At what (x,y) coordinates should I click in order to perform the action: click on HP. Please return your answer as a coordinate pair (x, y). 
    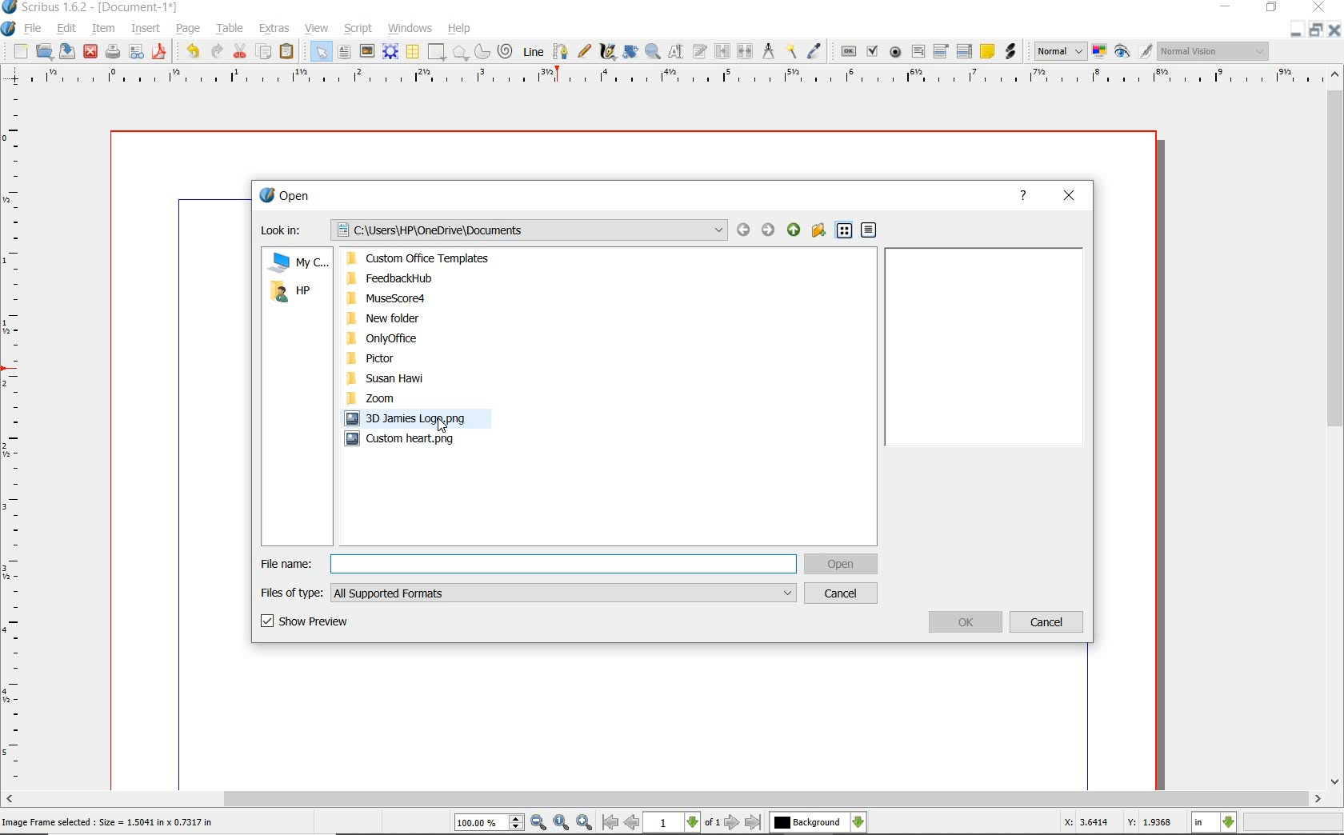
    Looking at the image, I should click on (297, 294).